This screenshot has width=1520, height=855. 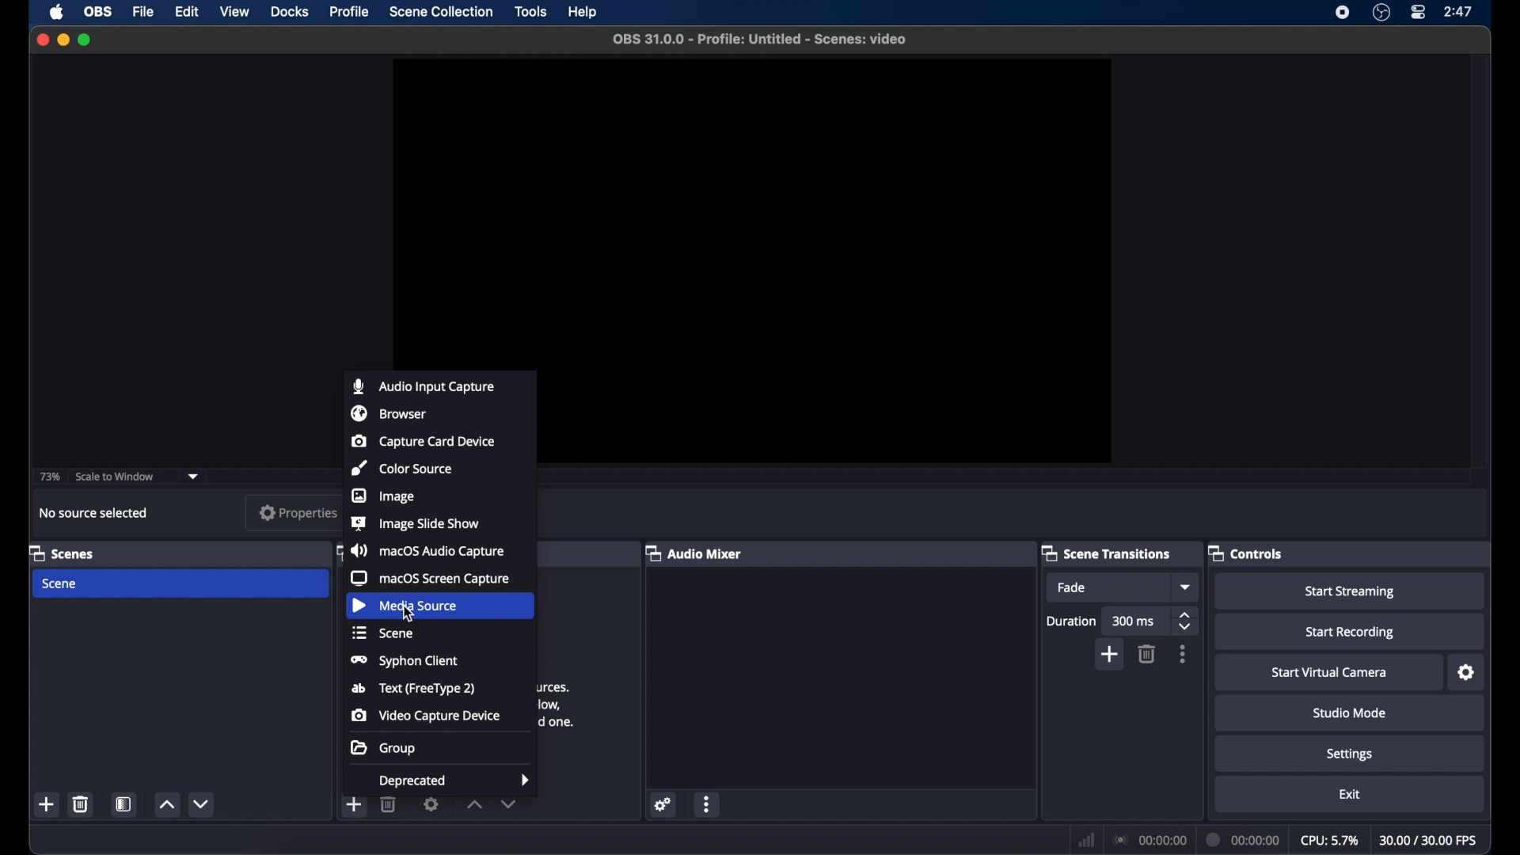 What do you see at coordinates (47, 804) in the screenshot?
I see `add` at bounding box center [47, 804].